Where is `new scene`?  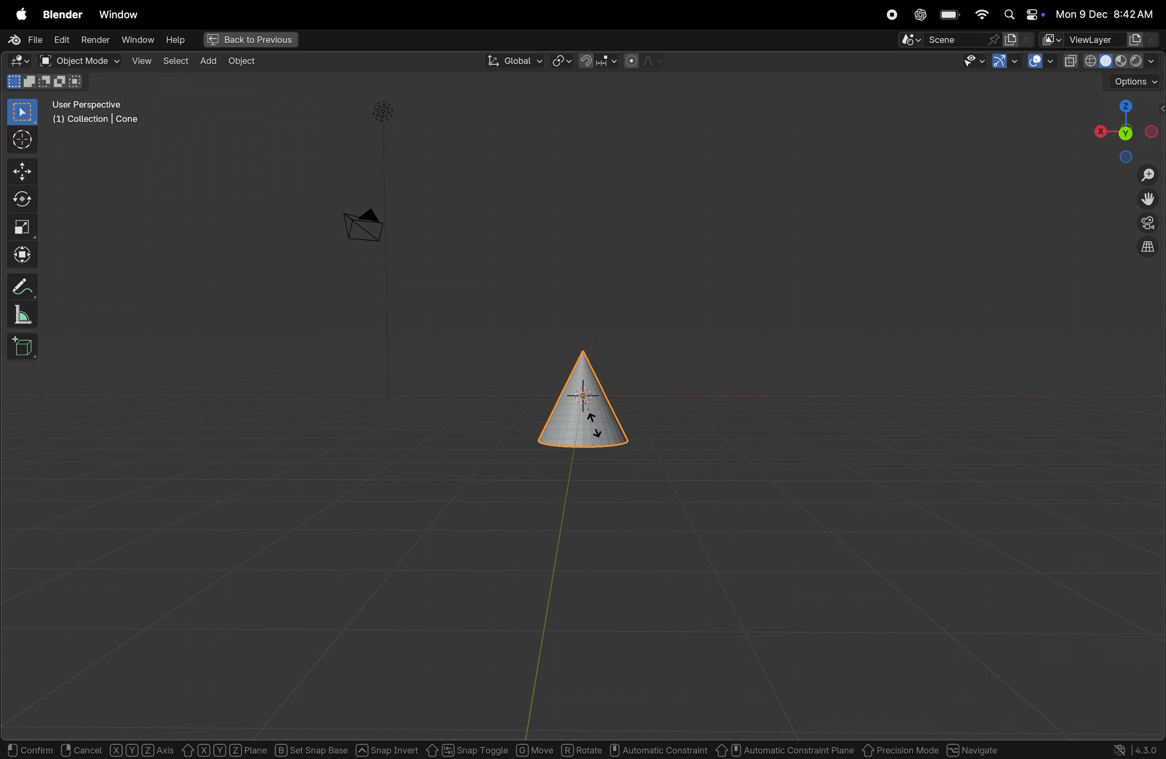
new scene is located at coordinates (1017, 39).